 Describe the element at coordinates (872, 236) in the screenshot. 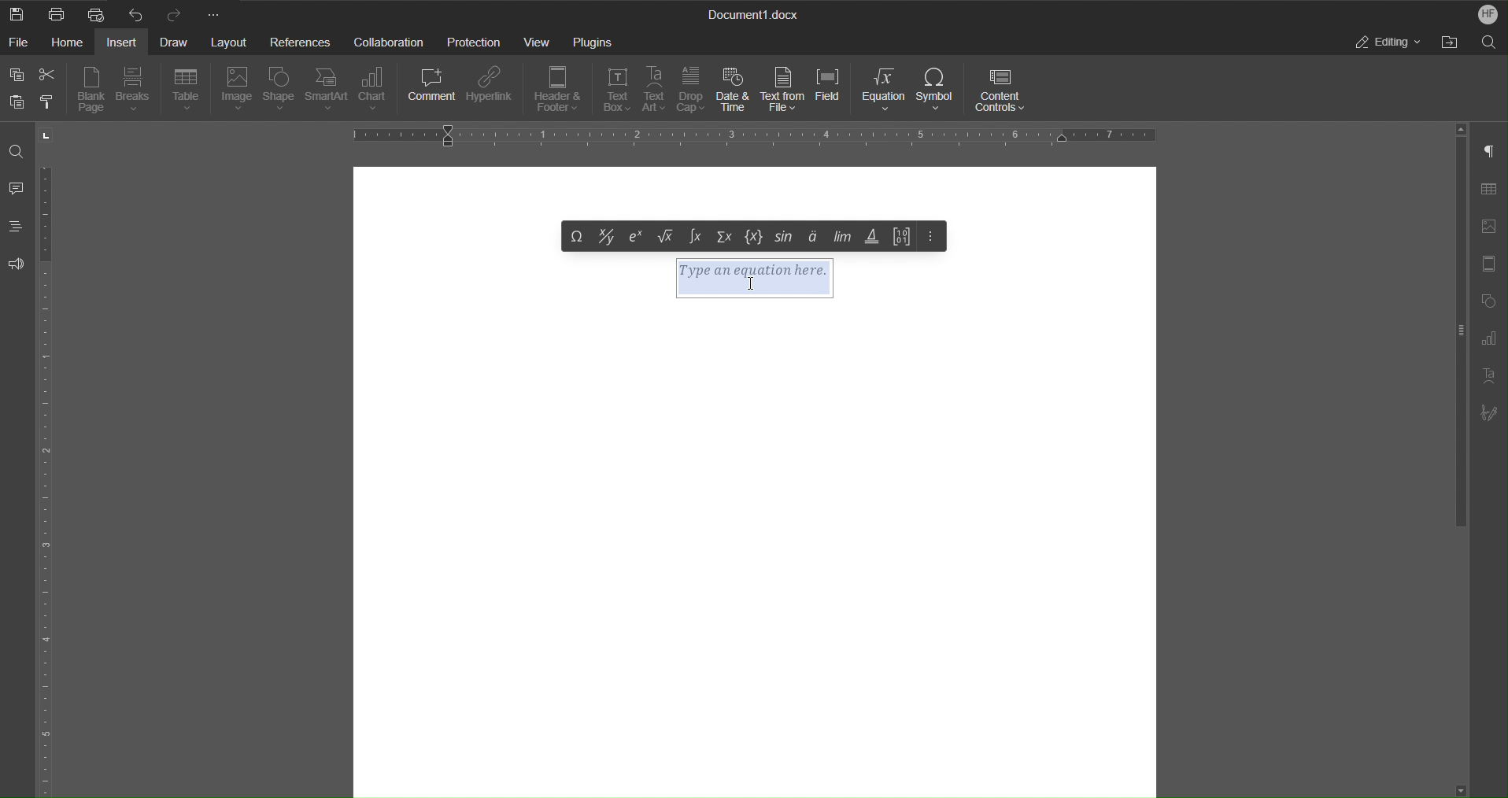

I see `Operators` at that location.